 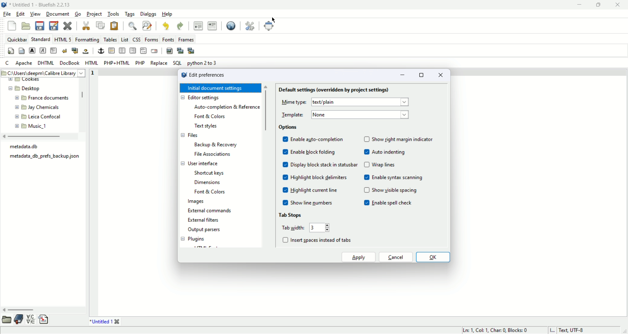 What do you see at coordinates (212, 26) in the screenshot?
I see `indent` at bounding box center [212, 26].